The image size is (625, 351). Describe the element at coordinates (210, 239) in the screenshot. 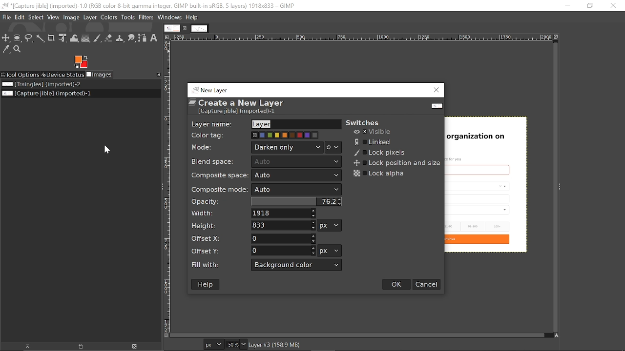

I see `Offset X:` at that location.